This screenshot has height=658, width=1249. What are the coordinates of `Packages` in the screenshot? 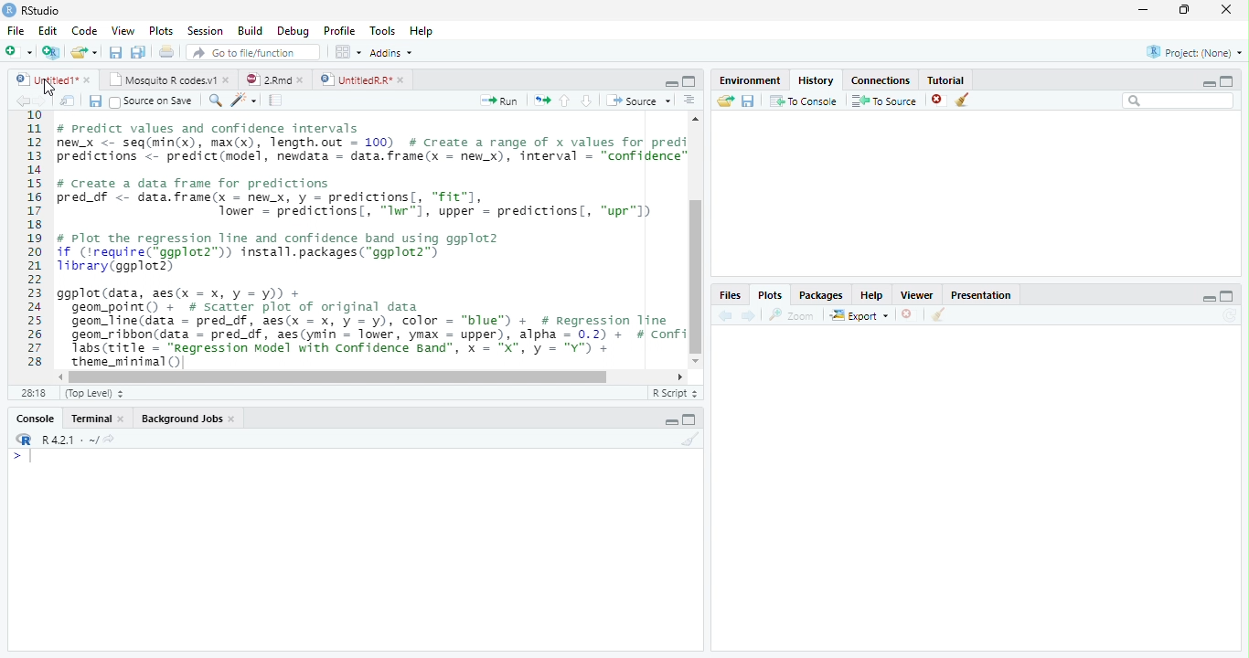 It's located at (819, 292).